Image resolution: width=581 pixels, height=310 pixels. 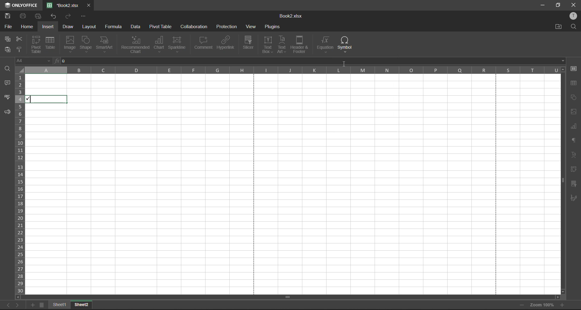 What do you see at coordinates (573, 16) in the screenshot?
I see `profile` at bounding box center [573, 16].